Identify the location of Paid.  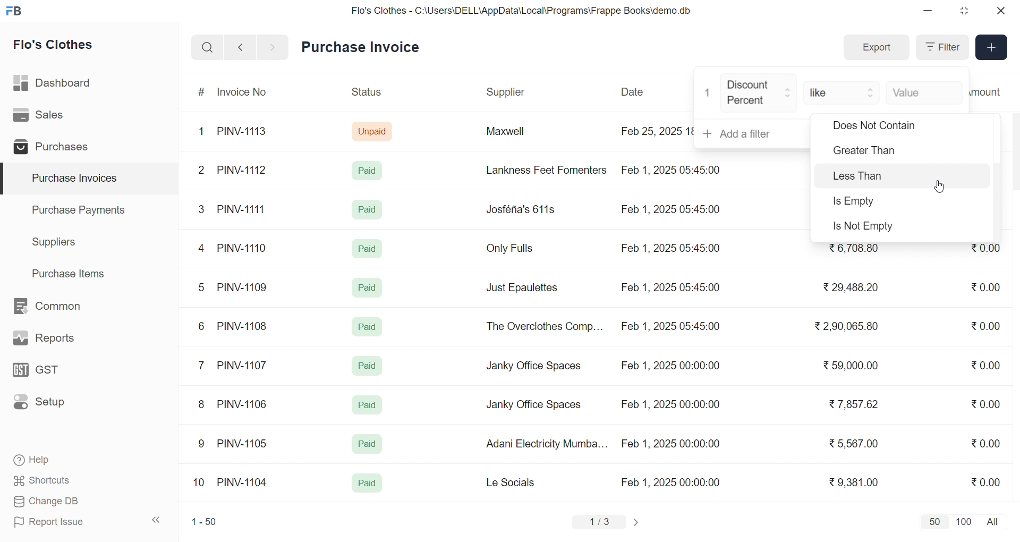
(368, 366).